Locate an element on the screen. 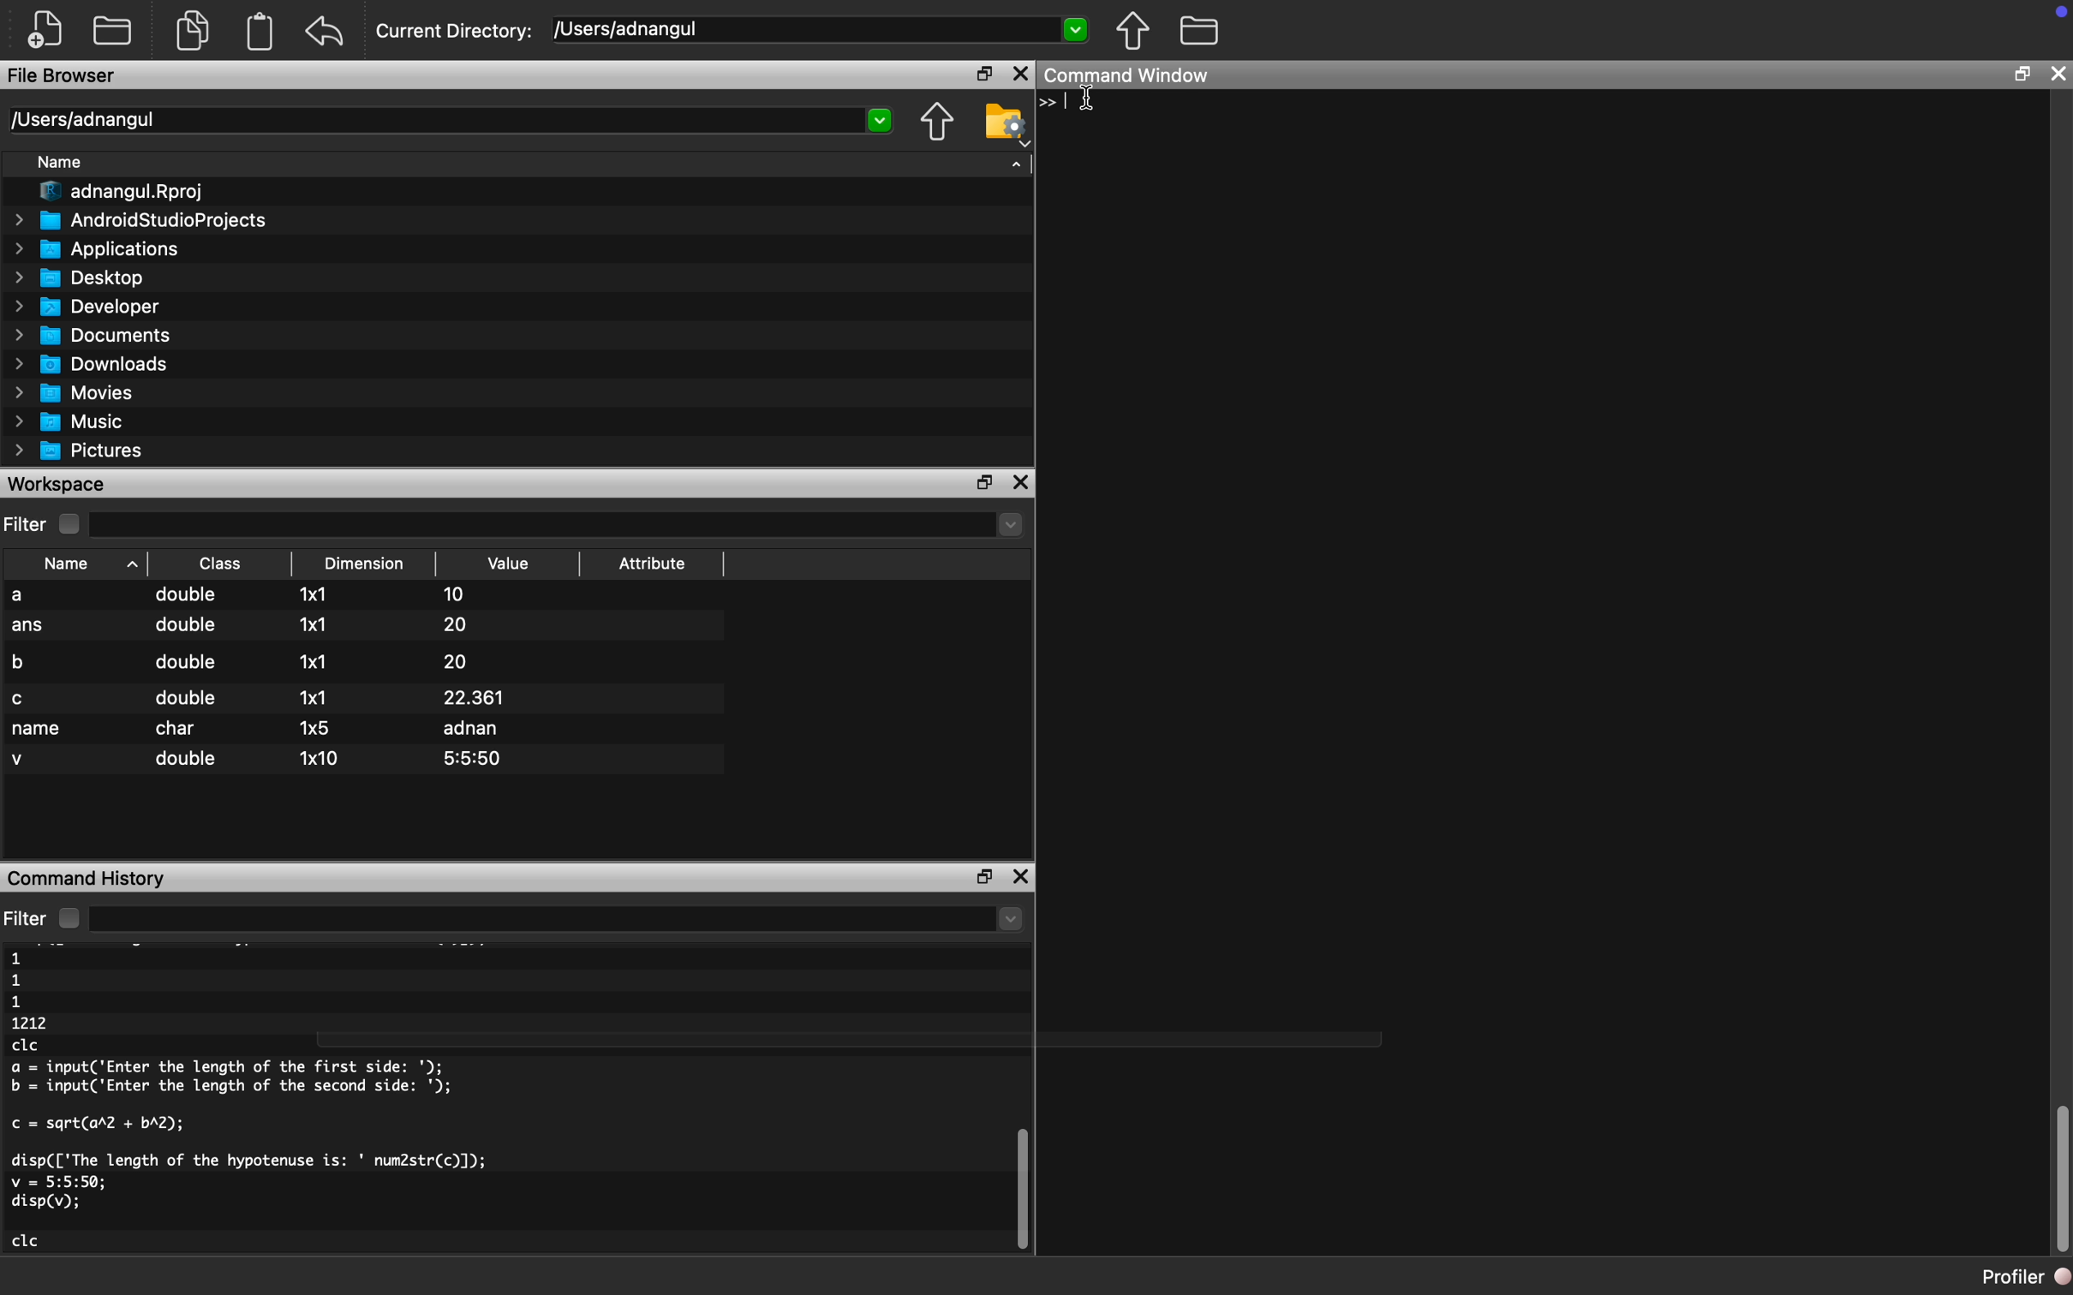 Image resolution: width=2073 pixels, height=1295 pixels. dropdown is located at coordinates (1003, 526).